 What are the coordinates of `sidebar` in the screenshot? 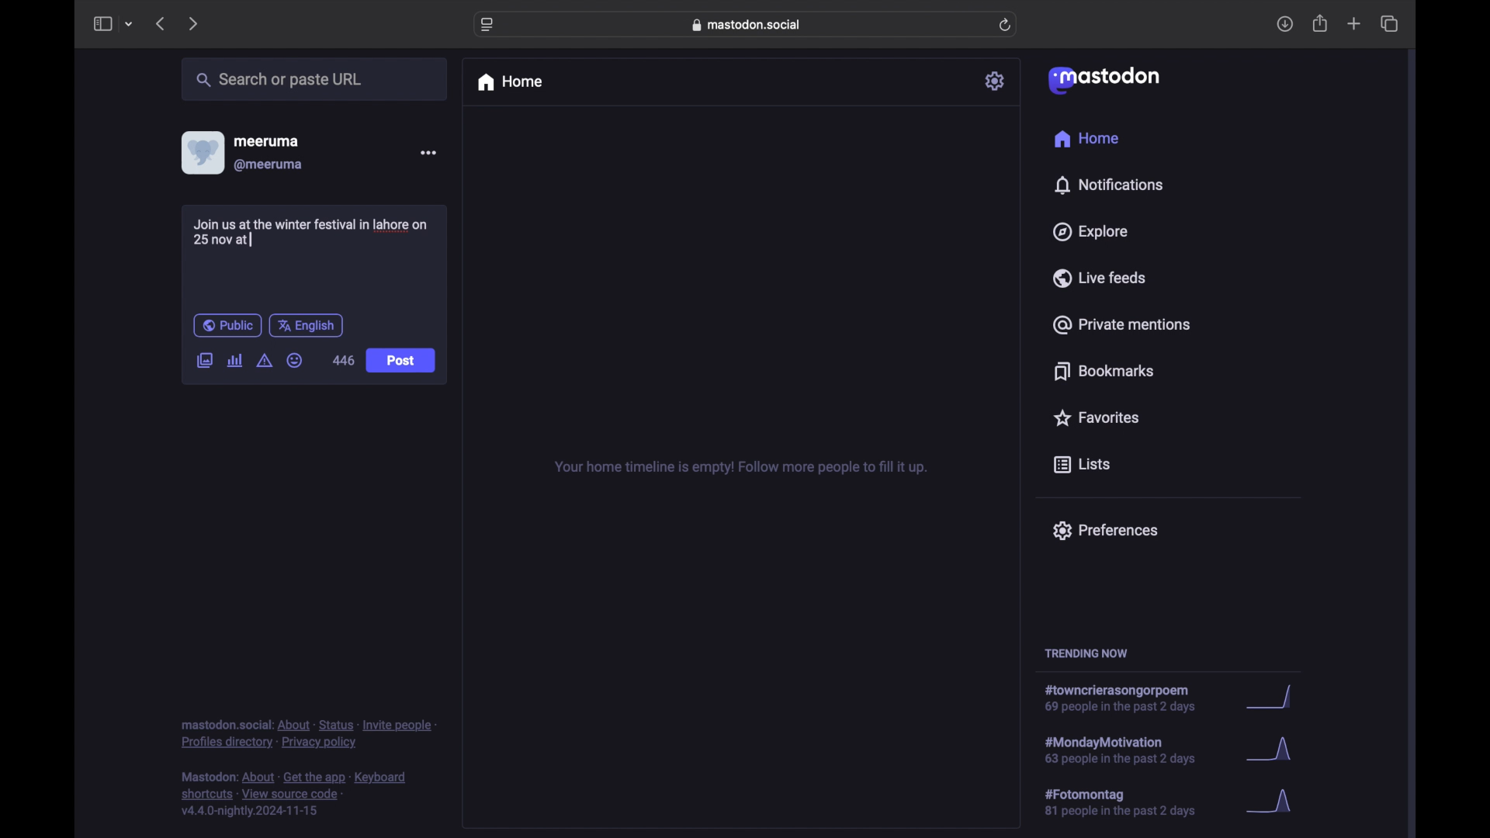 It's located at (102, 23).